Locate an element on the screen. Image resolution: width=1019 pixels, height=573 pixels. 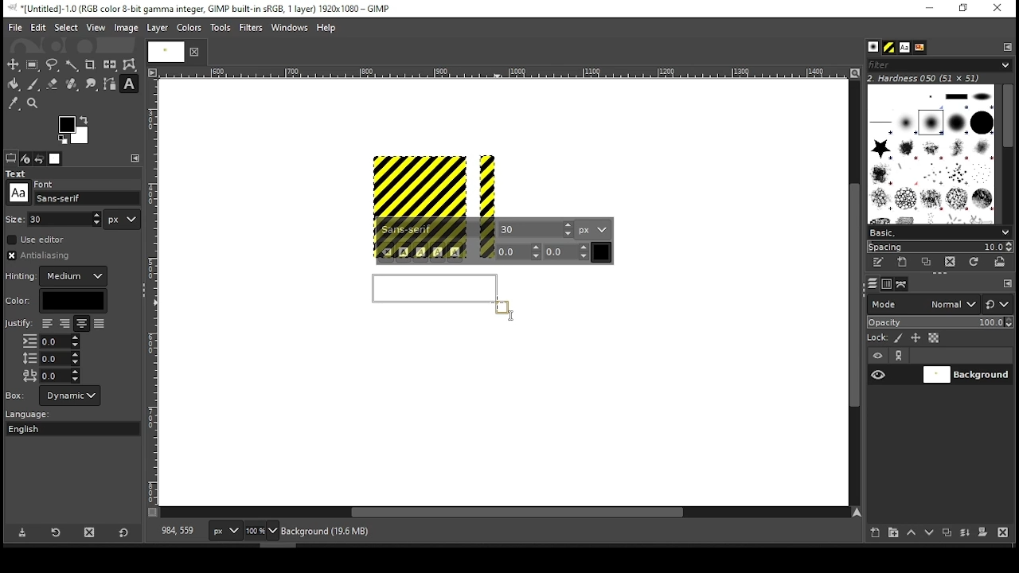
merge layer is located at coordinates (965, 533).